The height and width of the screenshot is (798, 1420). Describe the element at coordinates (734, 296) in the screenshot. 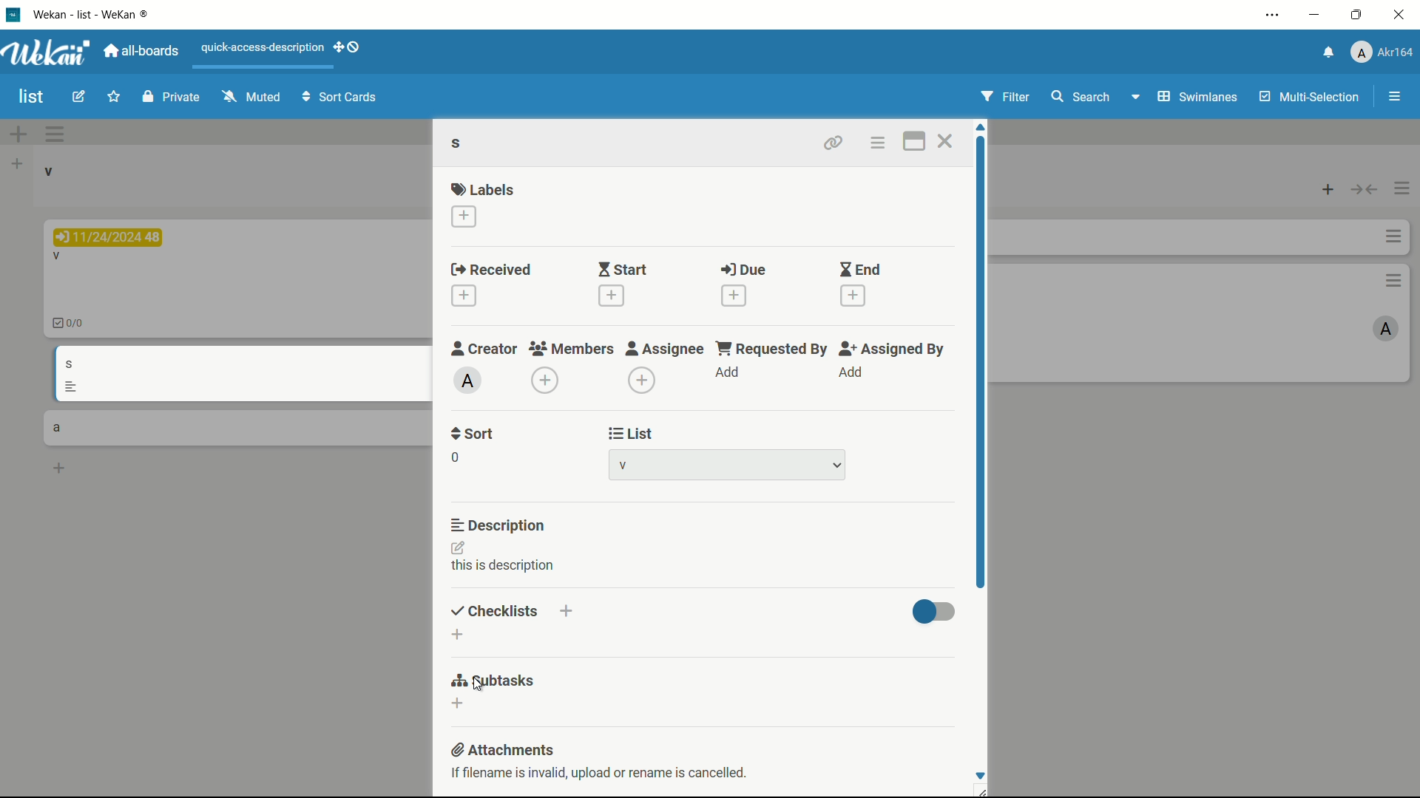

I see `add due date` at that location.